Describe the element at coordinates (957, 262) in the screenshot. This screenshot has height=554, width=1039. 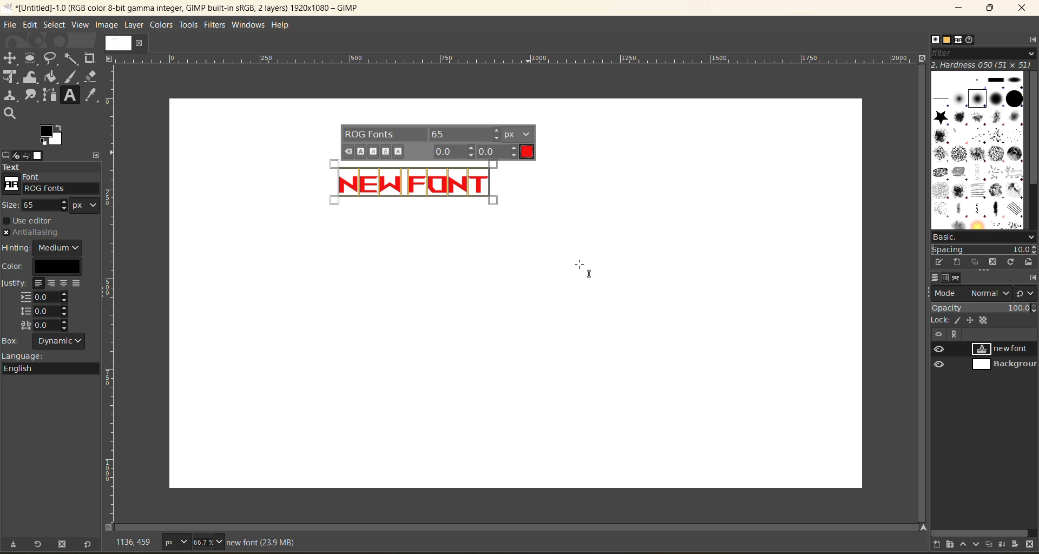
I see `create a new brush` at that location.